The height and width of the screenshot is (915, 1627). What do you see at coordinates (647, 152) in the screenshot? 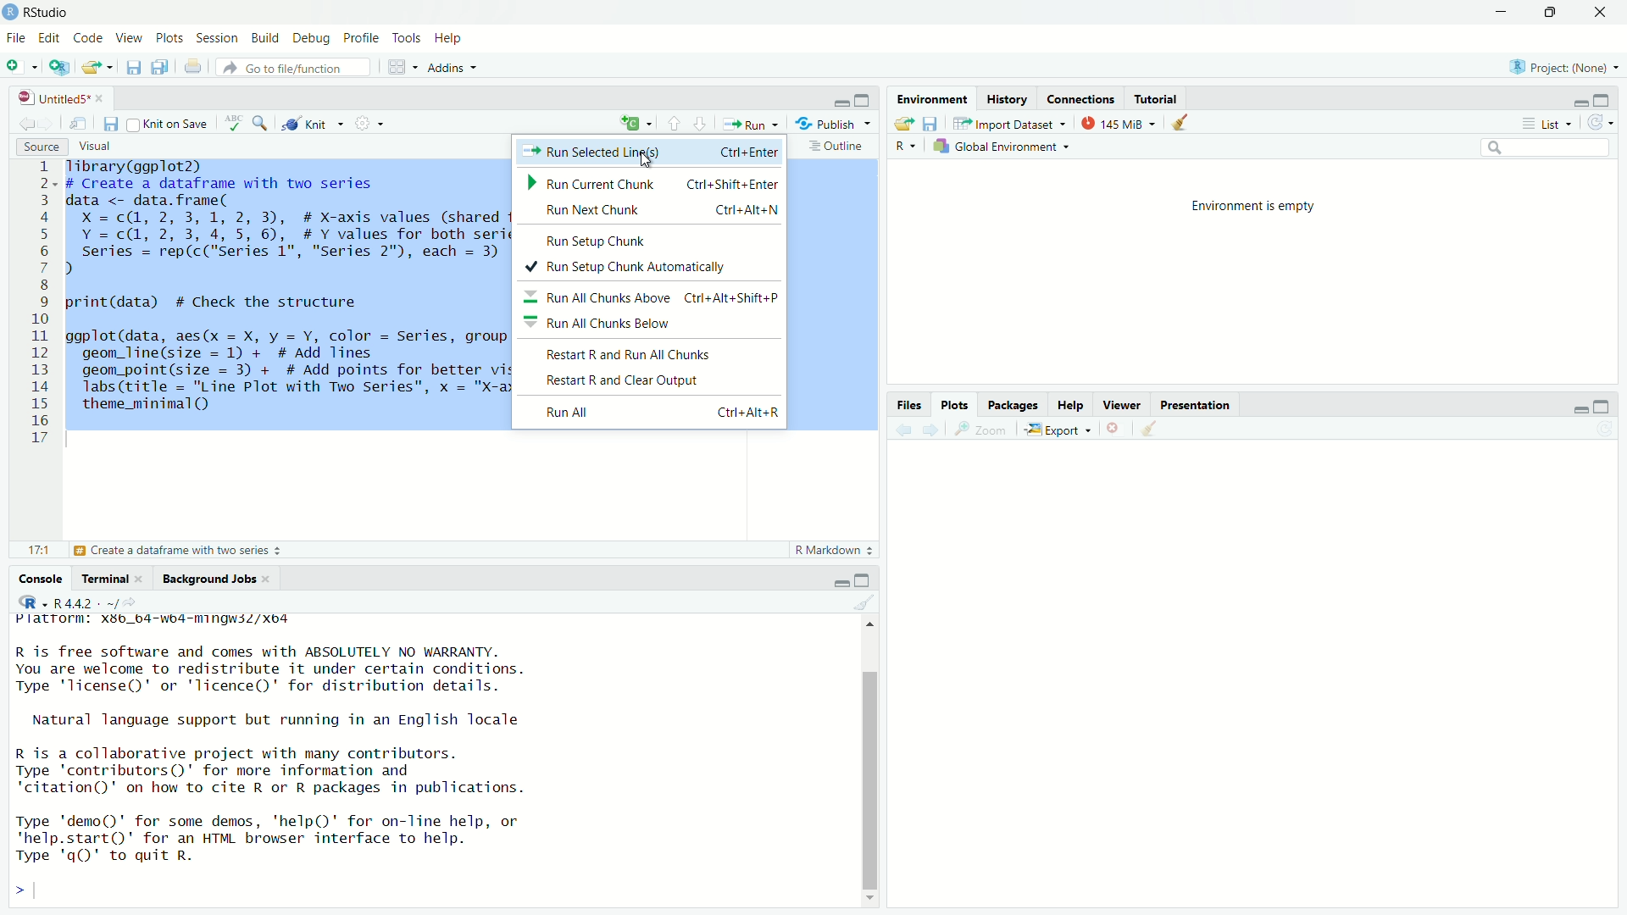
I see `Run Selected Line's` at bounding box center [647, 152].